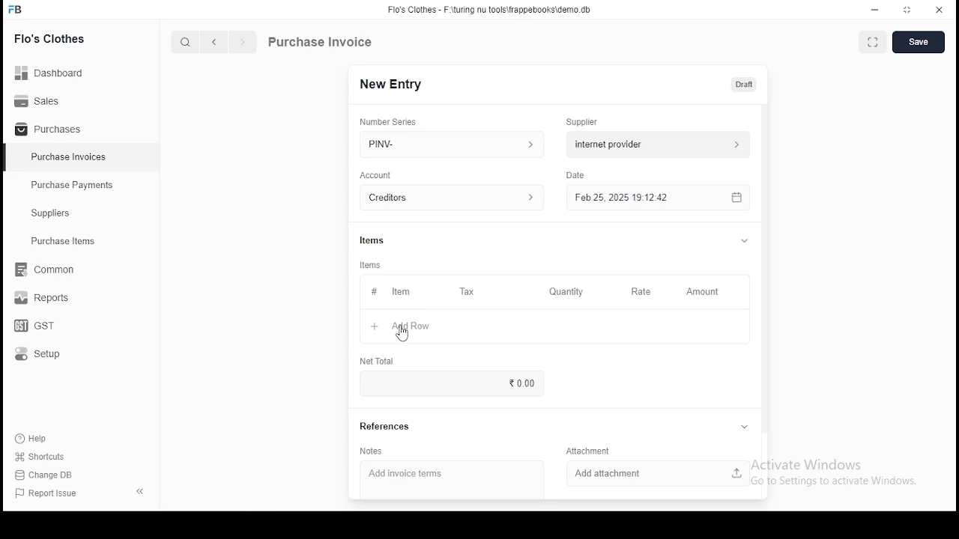 This screenshot has width=959, height=539. I want to click on new entry, so click(390, 84).